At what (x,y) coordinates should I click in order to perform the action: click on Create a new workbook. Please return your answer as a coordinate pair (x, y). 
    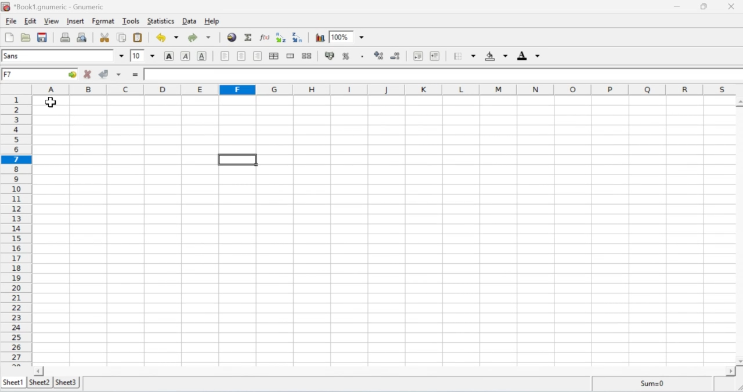
    Looking at the image, I should click on (8, 37).